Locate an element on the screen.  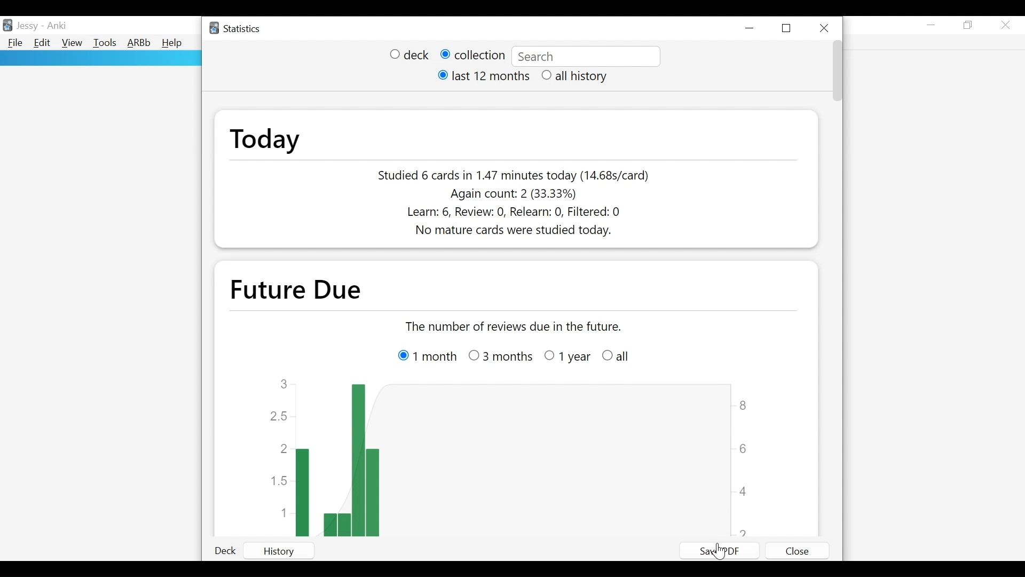
Close is located at coordinates (825, 26).